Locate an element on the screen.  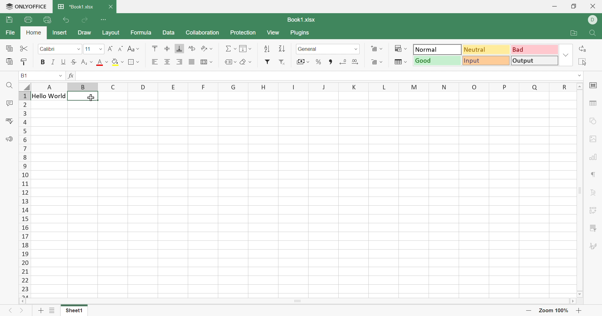
Signature settings is located at coordinates (594, 246).